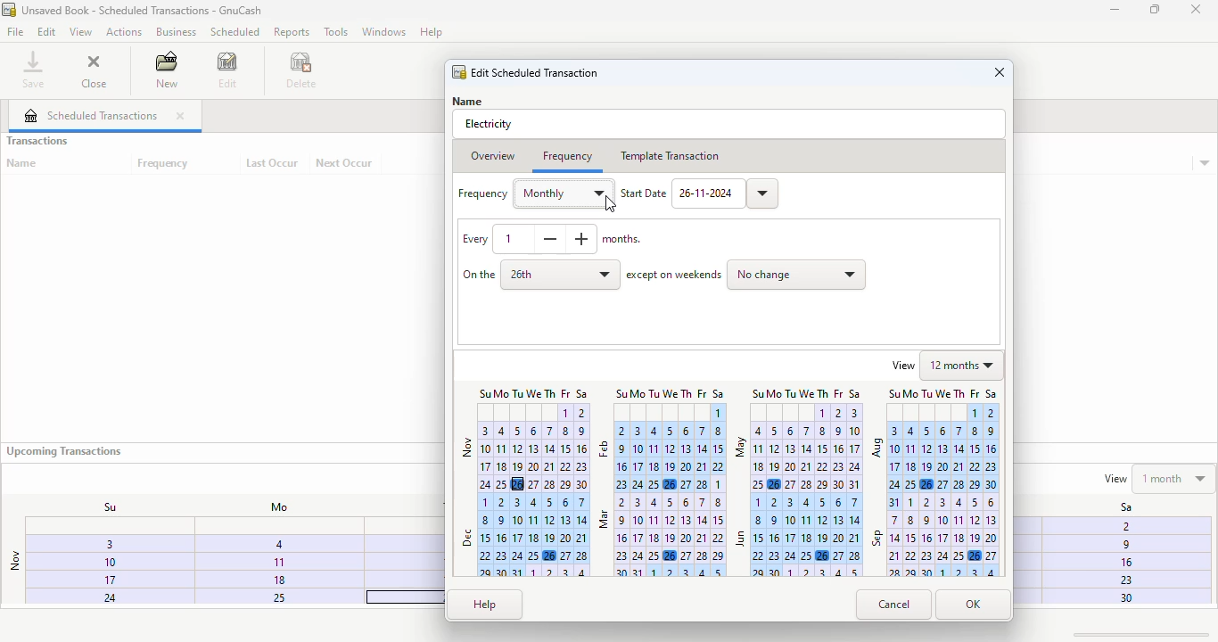  Describe the element at coordinates (164, 164) in the screenshot. I see `frequency` at that location.